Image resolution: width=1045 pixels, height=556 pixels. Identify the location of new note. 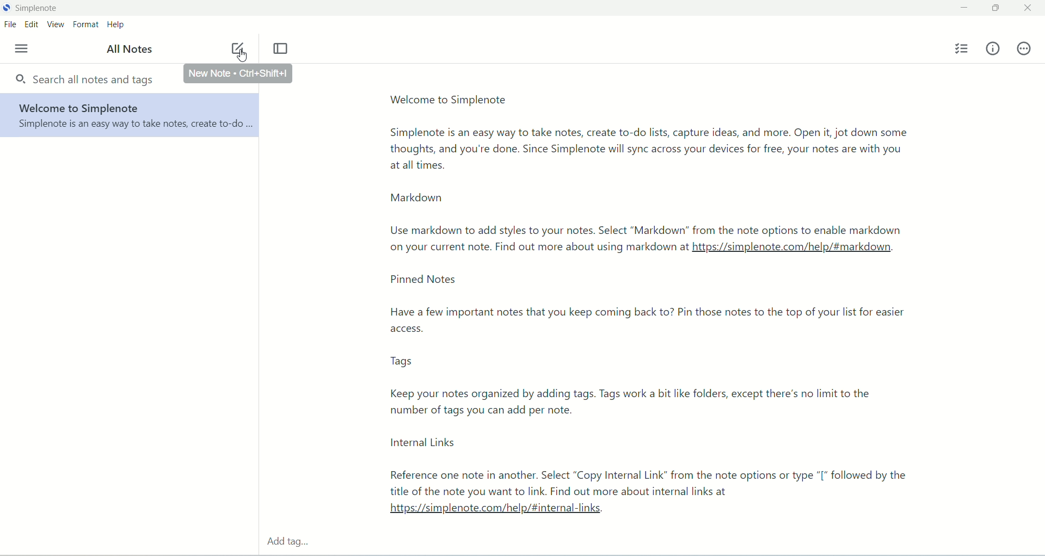
(236, 46).